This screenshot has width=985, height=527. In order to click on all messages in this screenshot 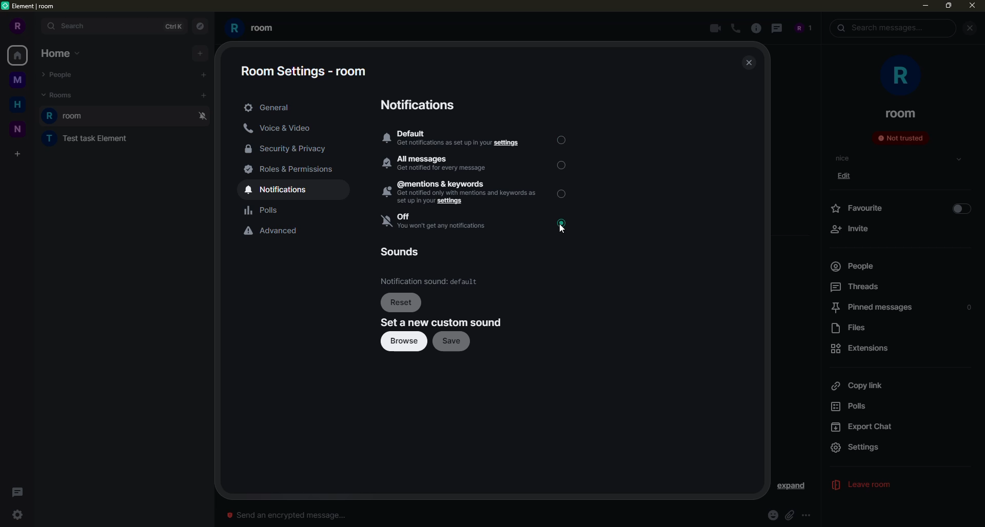, I will do `click(442, 163)`.